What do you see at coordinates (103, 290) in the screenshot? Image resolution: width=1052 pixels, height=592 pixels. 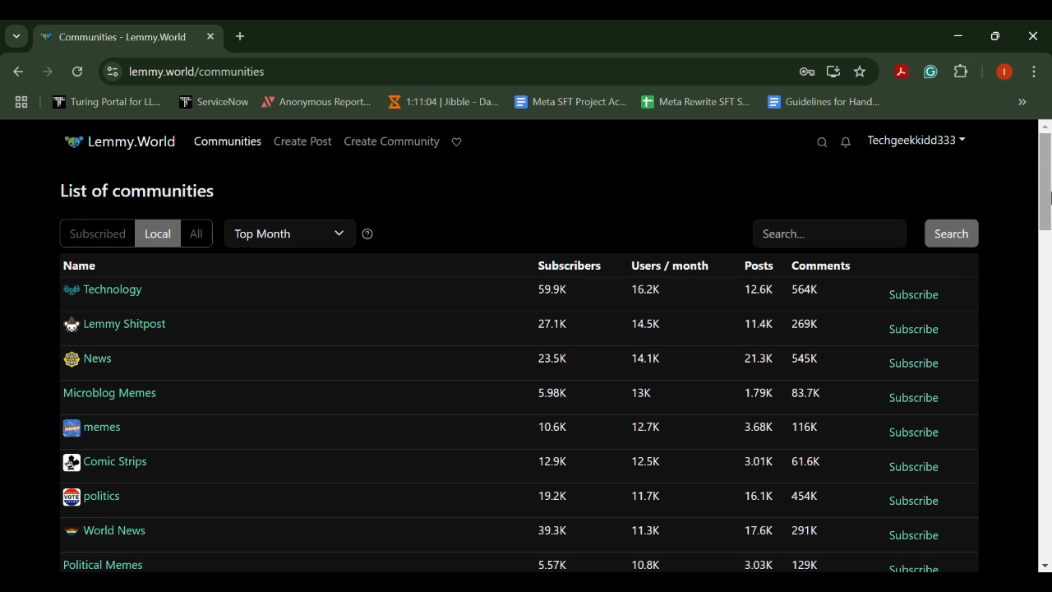 I see `Technology` at bounding box center [103, 290].